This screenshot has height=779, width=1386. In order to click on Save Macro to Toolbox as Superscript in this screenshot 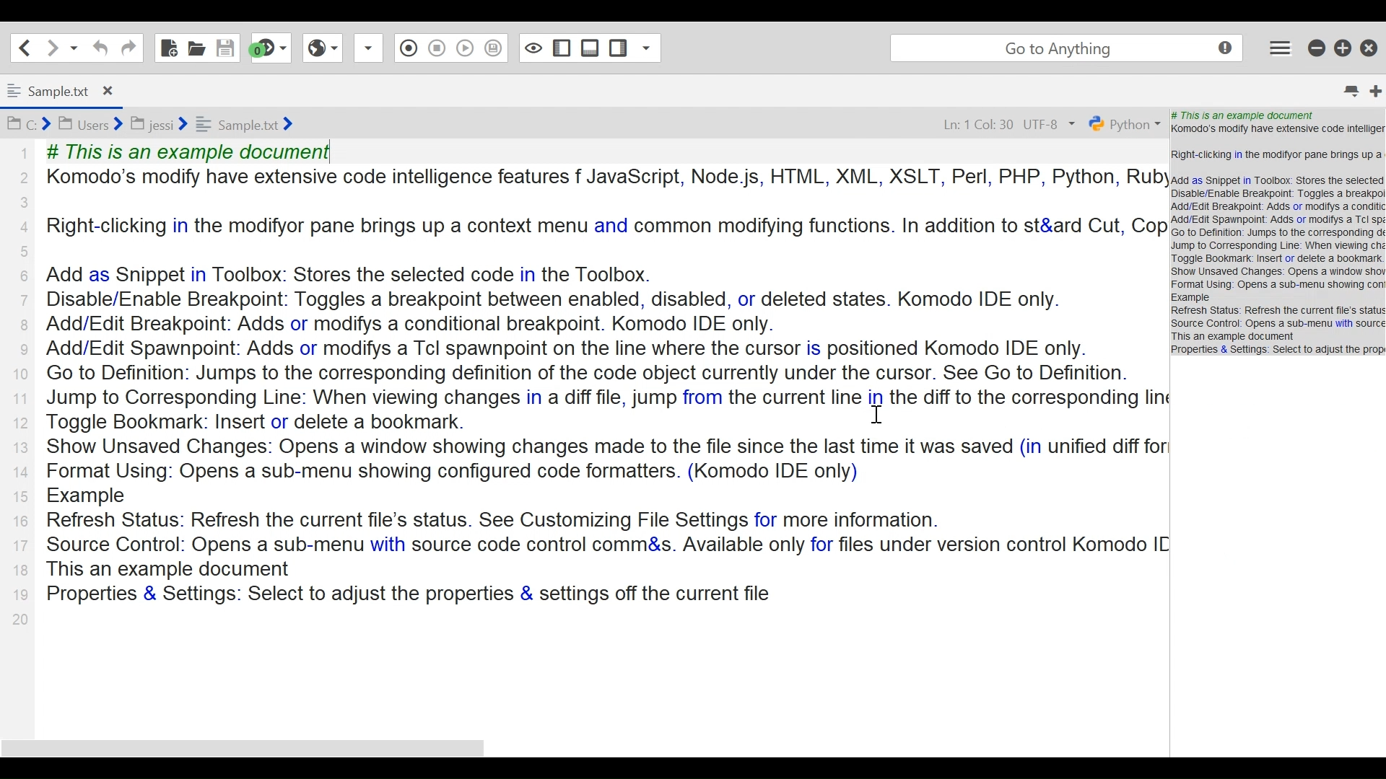, I will do `click(466, 46)`.